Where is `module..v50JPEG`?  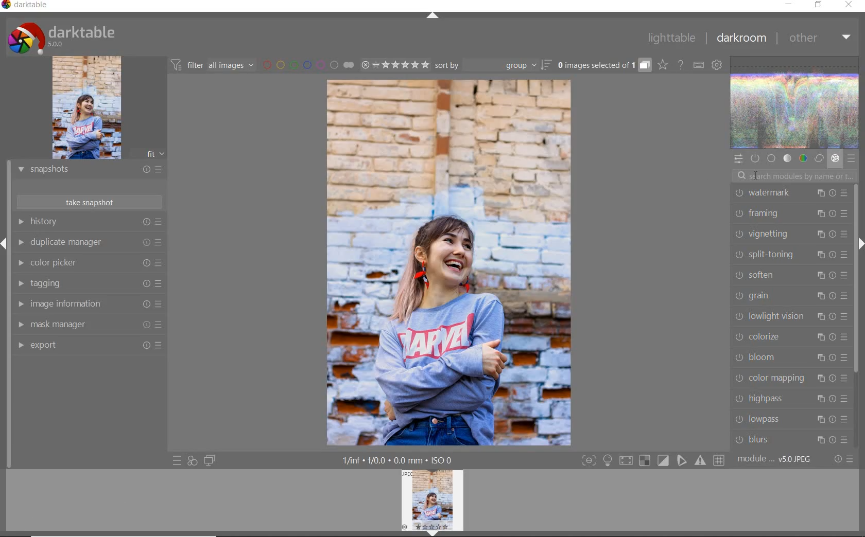 module..v50JPEG is located at coordinates (776, 460).